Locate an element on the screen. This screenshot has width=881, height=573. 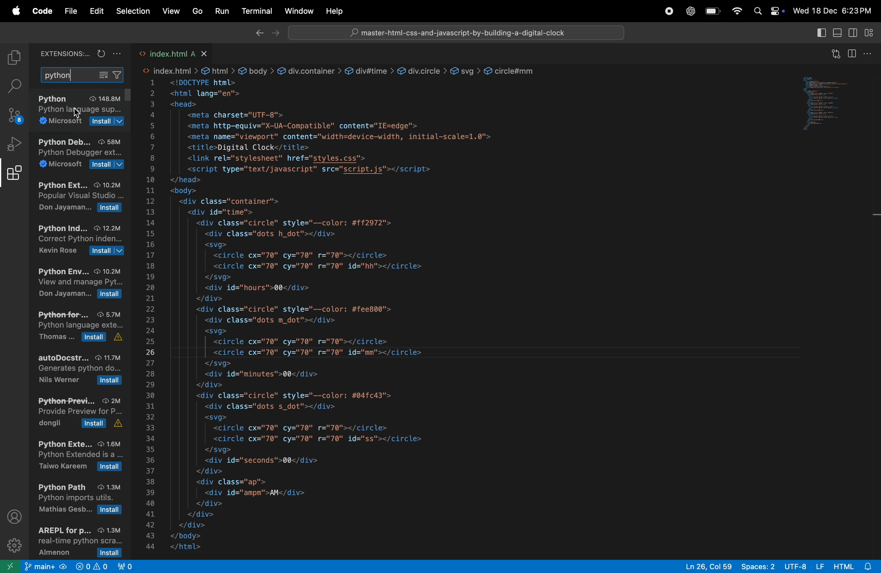
wifi is located at coordinates (736, 11).